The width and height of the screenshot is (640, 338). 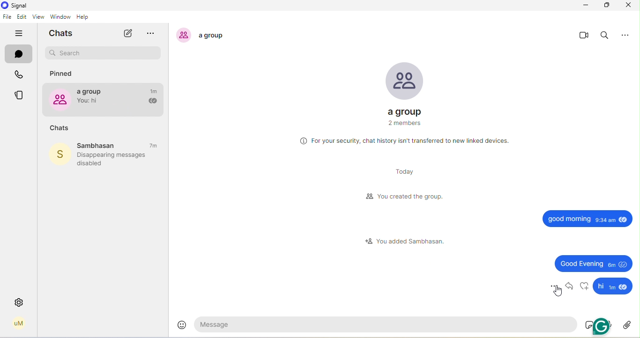 What do you see at coordinates (628, 34) in the screenshot?
I see `options` at bounding box center [628, 34].